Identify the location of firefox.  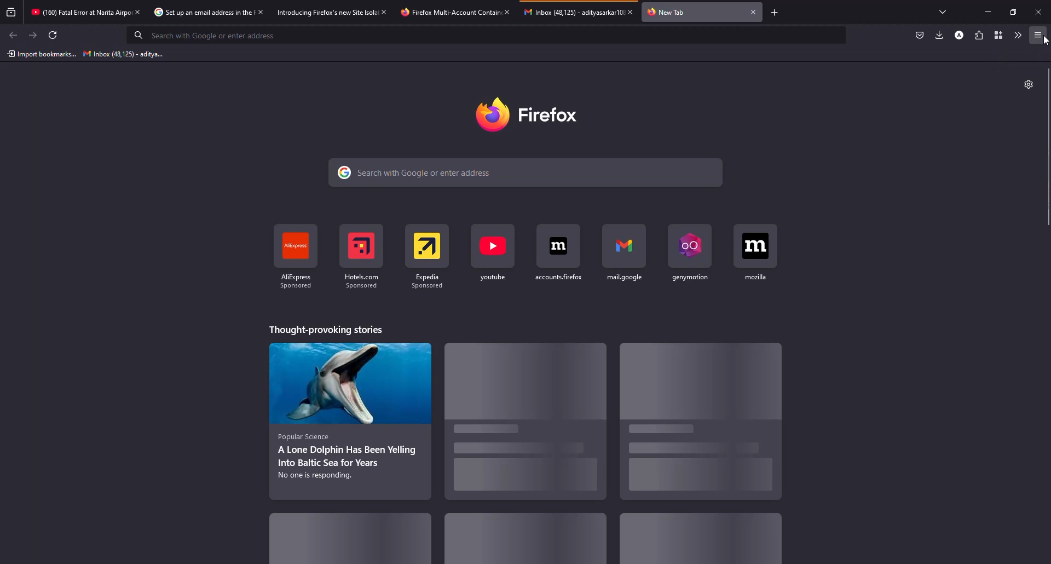
(529, 113).